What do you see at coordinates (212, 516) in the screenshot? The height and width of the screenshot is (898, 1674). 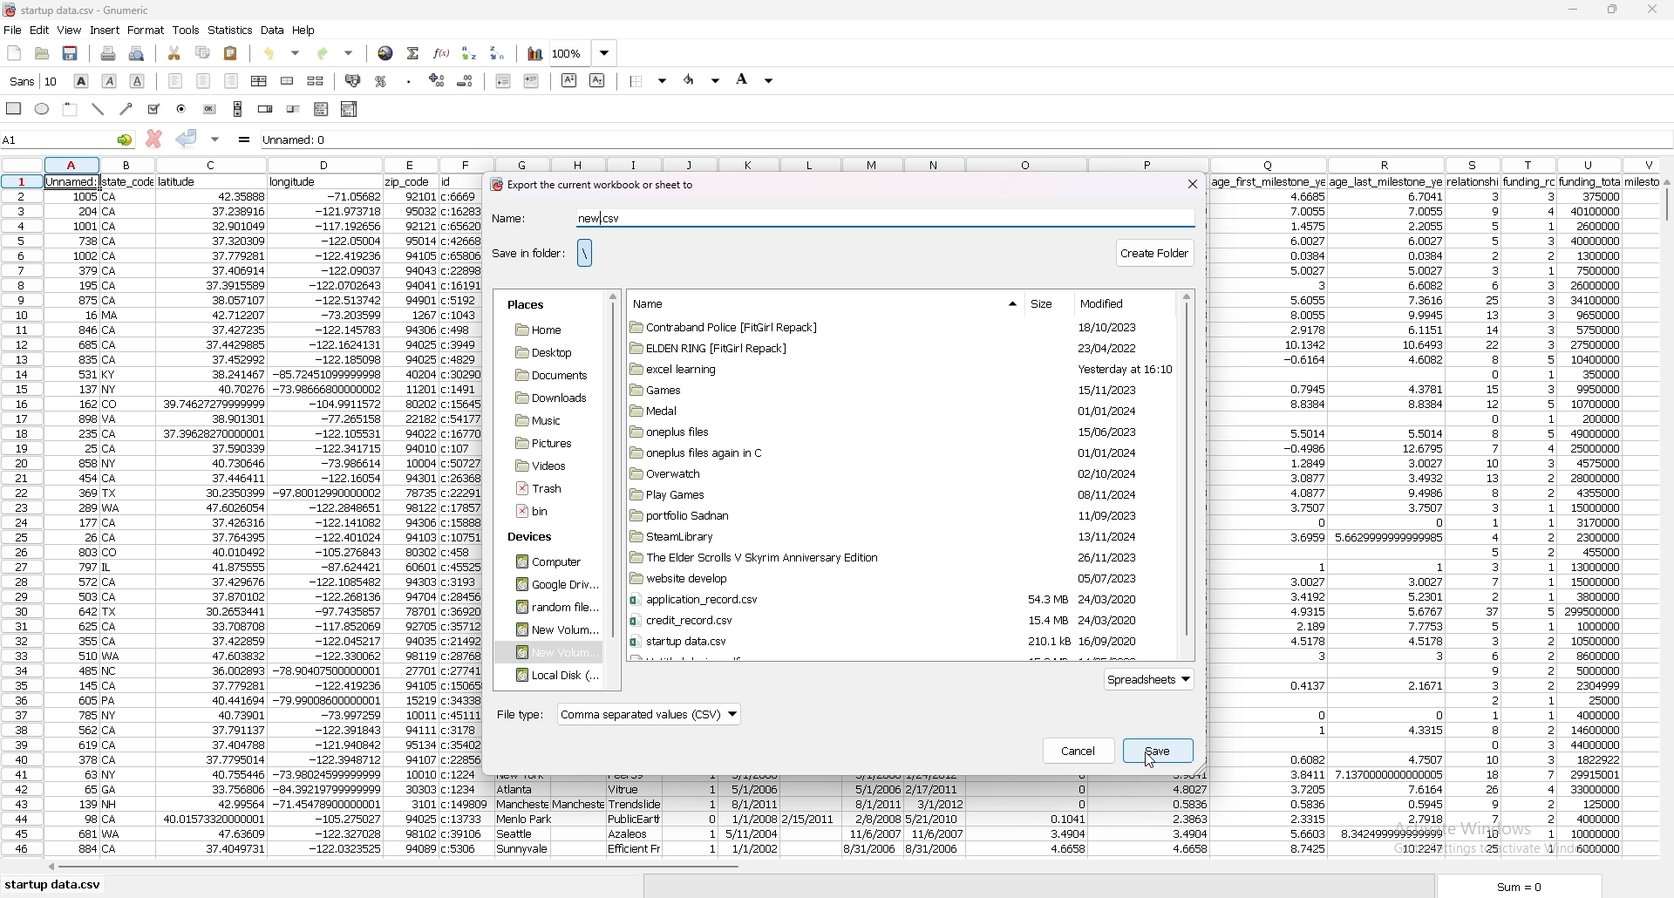 I see `data` at bounding box center [212, 516].